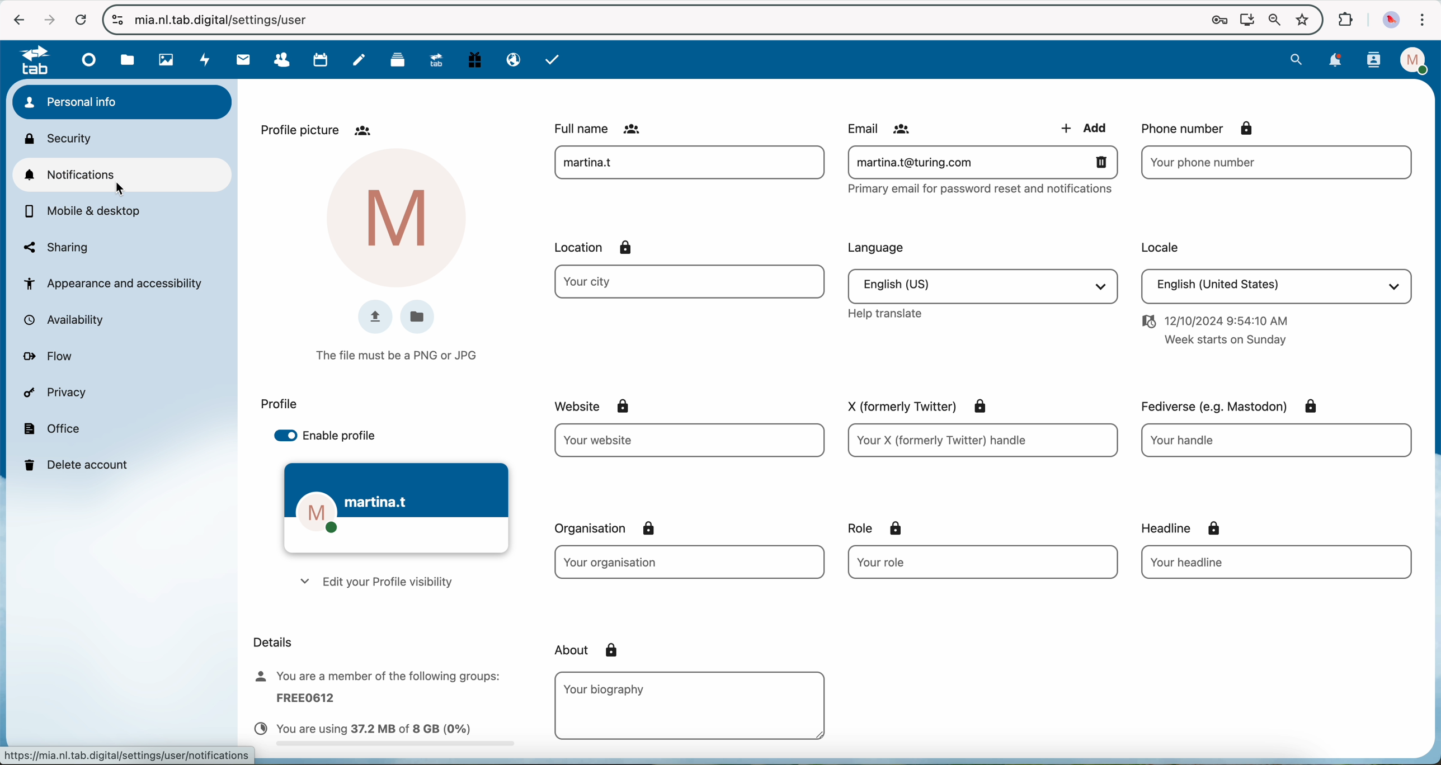 Image resolution: width=1441 pixels, height=765 pixels. What do you see at coordinates (204, 60) in the screenshot?
I see `activity` at bounding box center [204, 60].